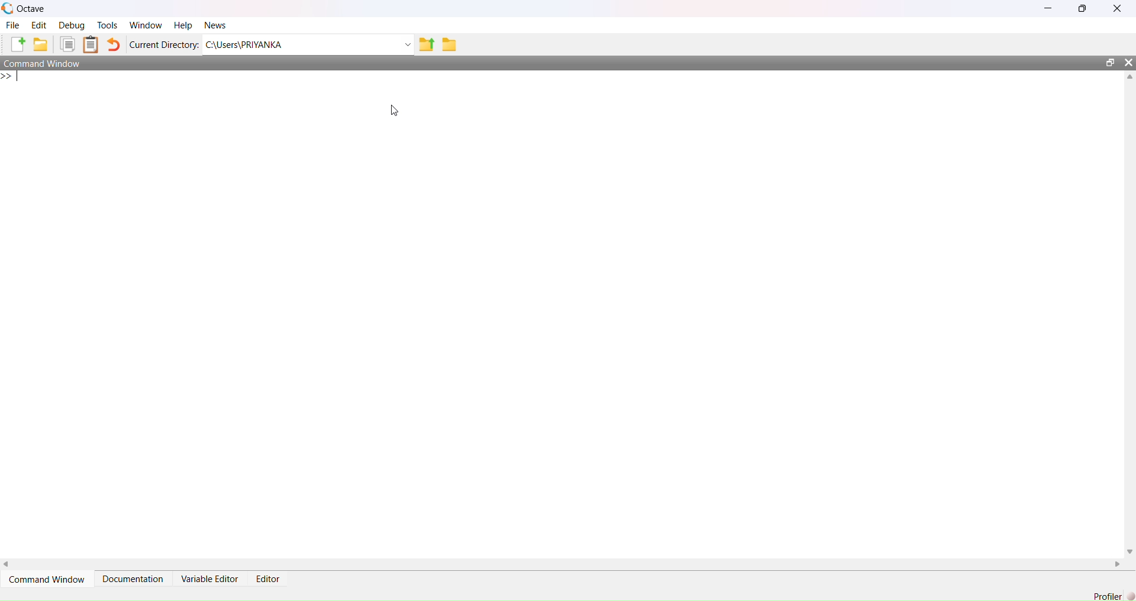  What do you see at coordinates (114, 44) in the screenshot?
I see `Undo` at bounding box center [114, 44].